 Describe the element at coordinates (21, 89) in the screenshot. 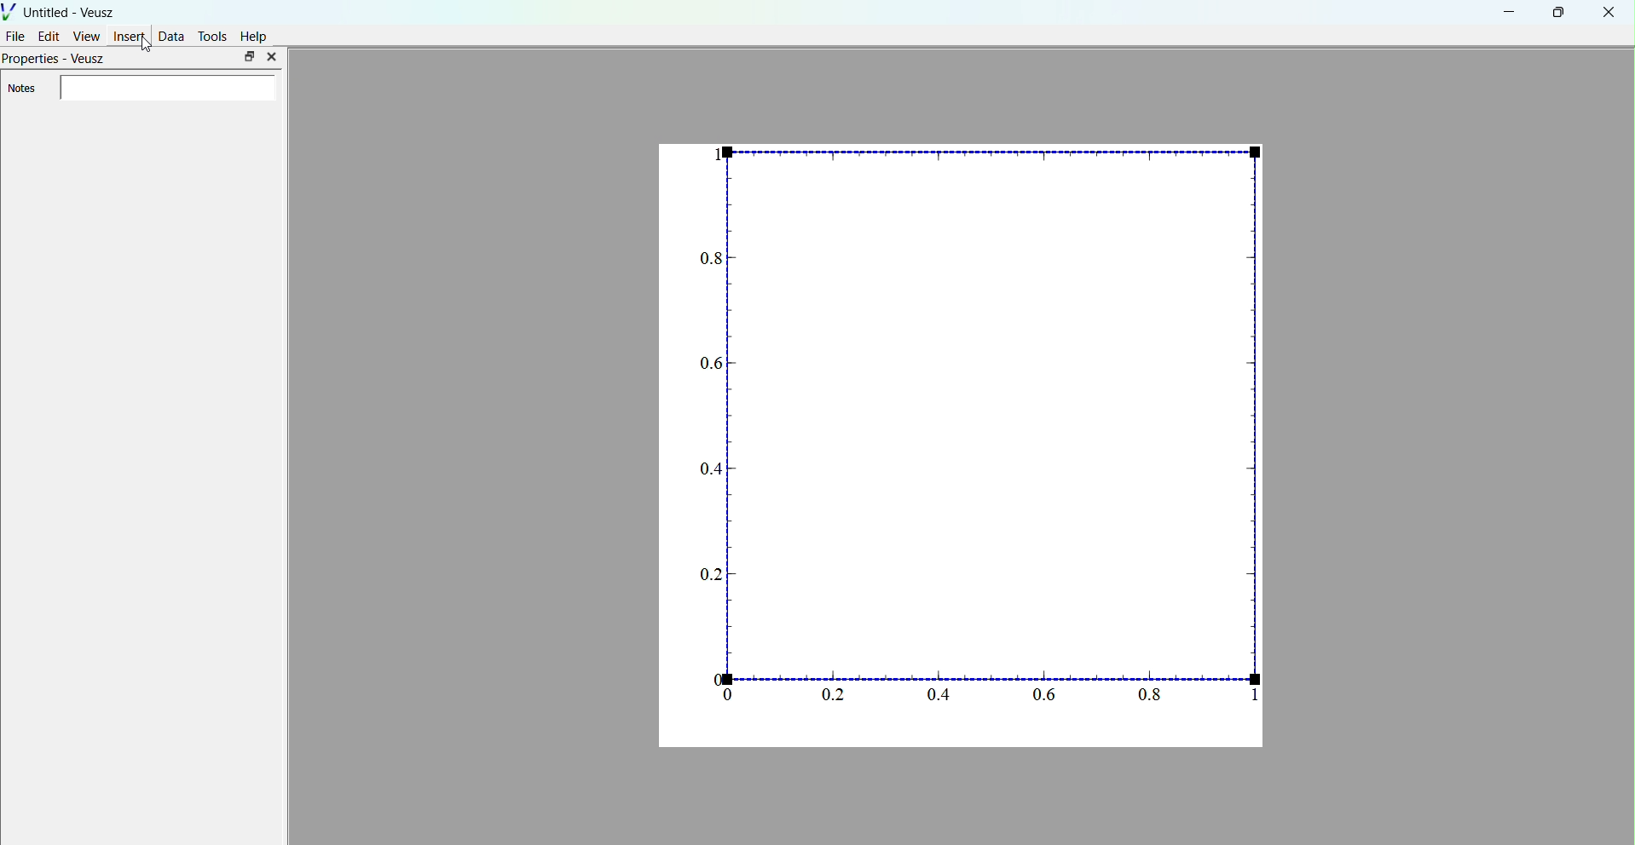

I see `Notes` at that location.